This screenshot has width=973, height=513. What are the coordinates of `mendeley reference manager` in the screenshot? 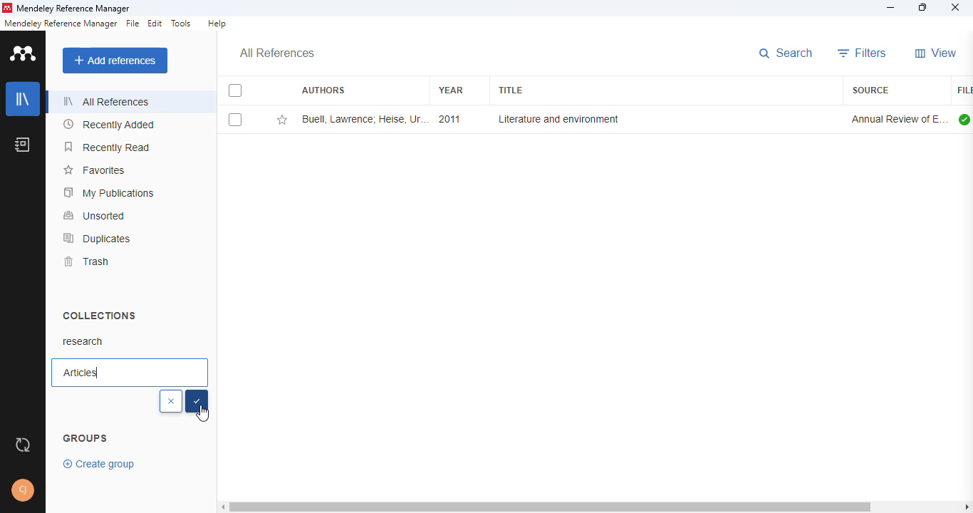 It's located at (74, 9).